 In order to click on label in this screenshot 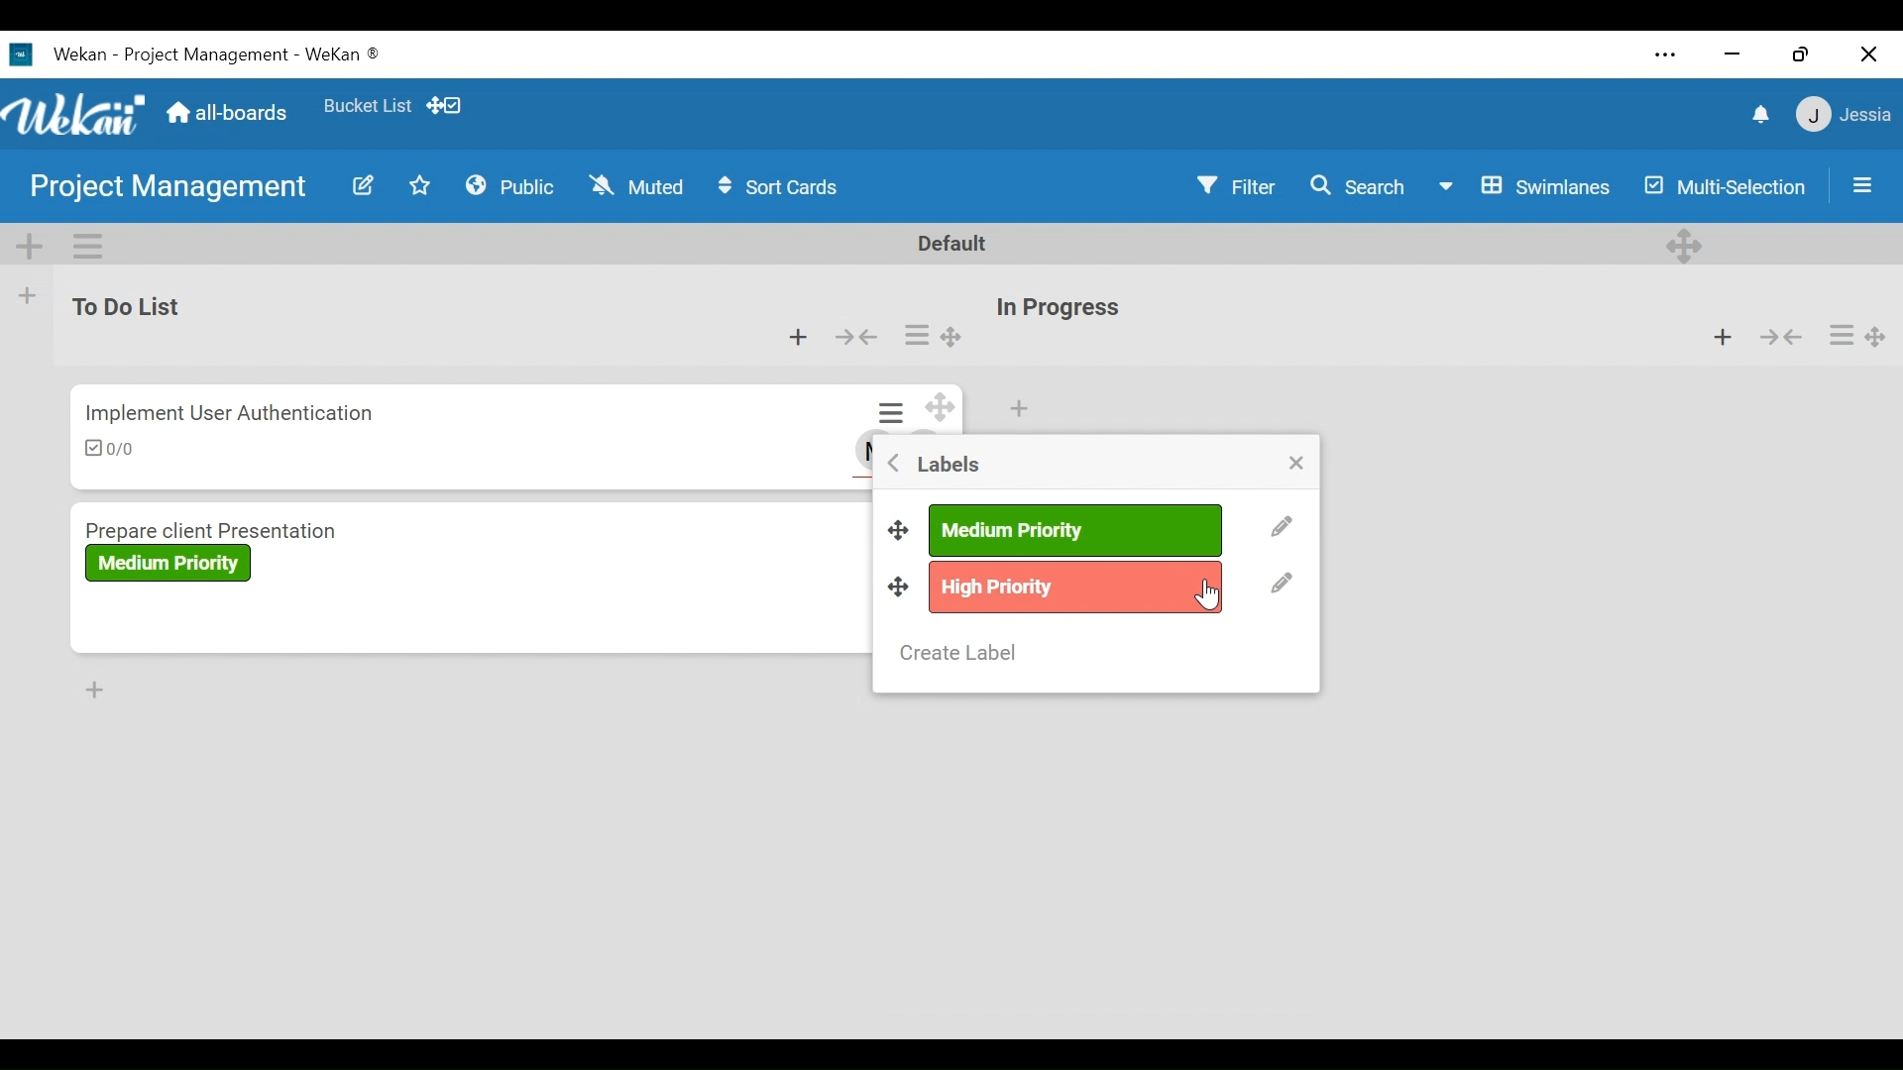, I will do `click(1074, 585)`.